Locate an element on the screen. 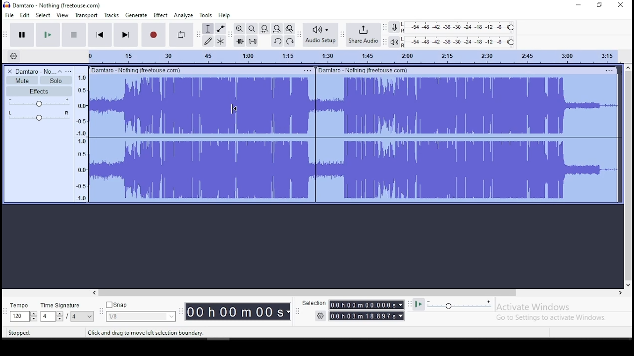  zoom toggle is located at coordinates (289, 29).